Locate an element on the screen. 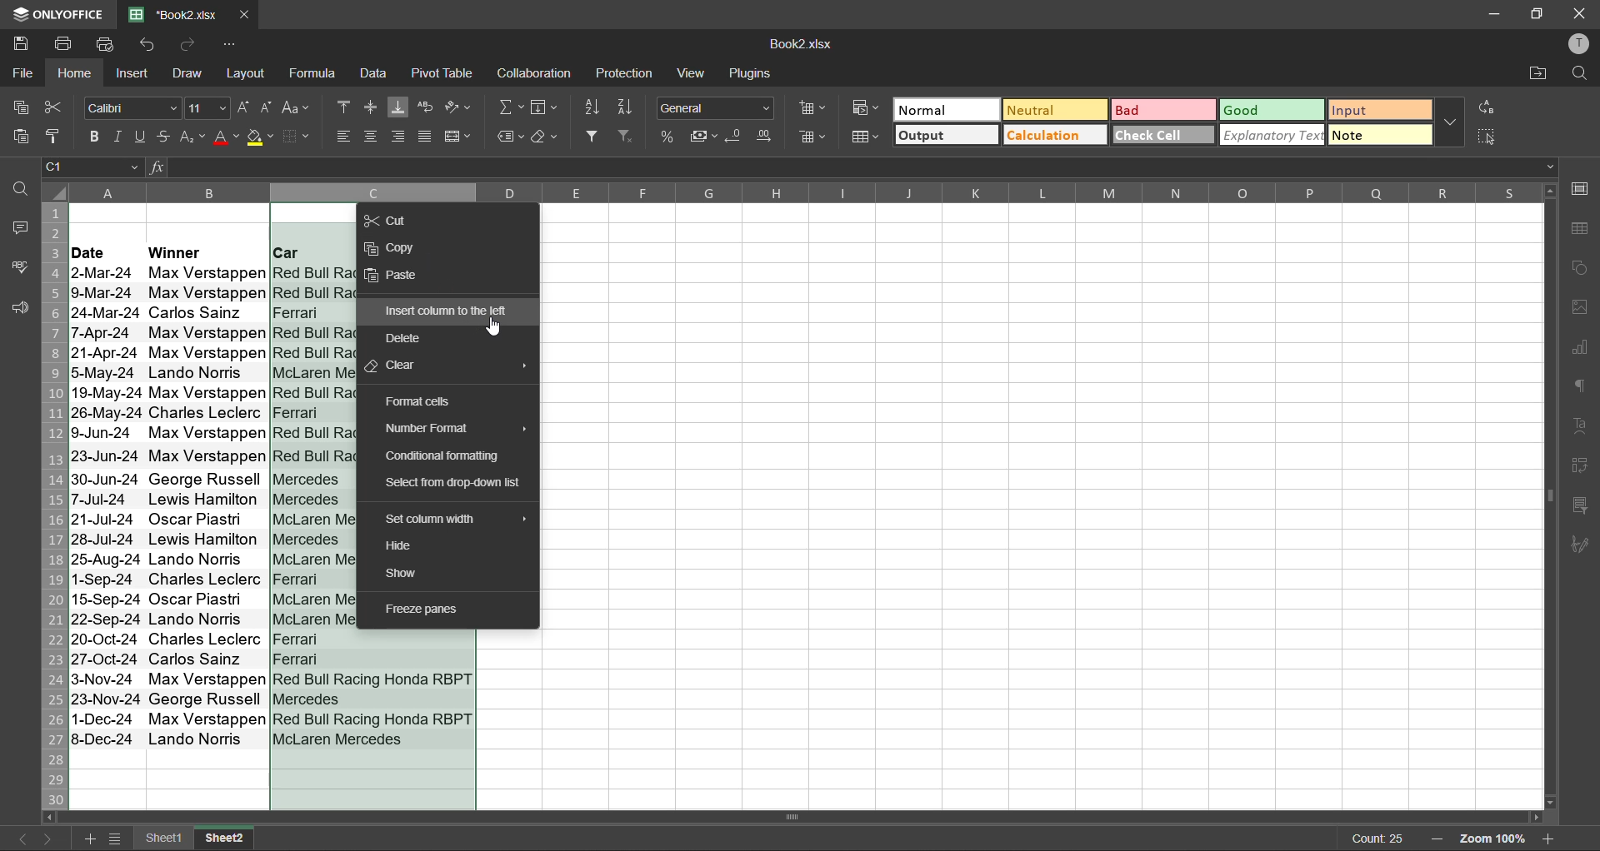  insert cells is located at coordinates (814, 108).